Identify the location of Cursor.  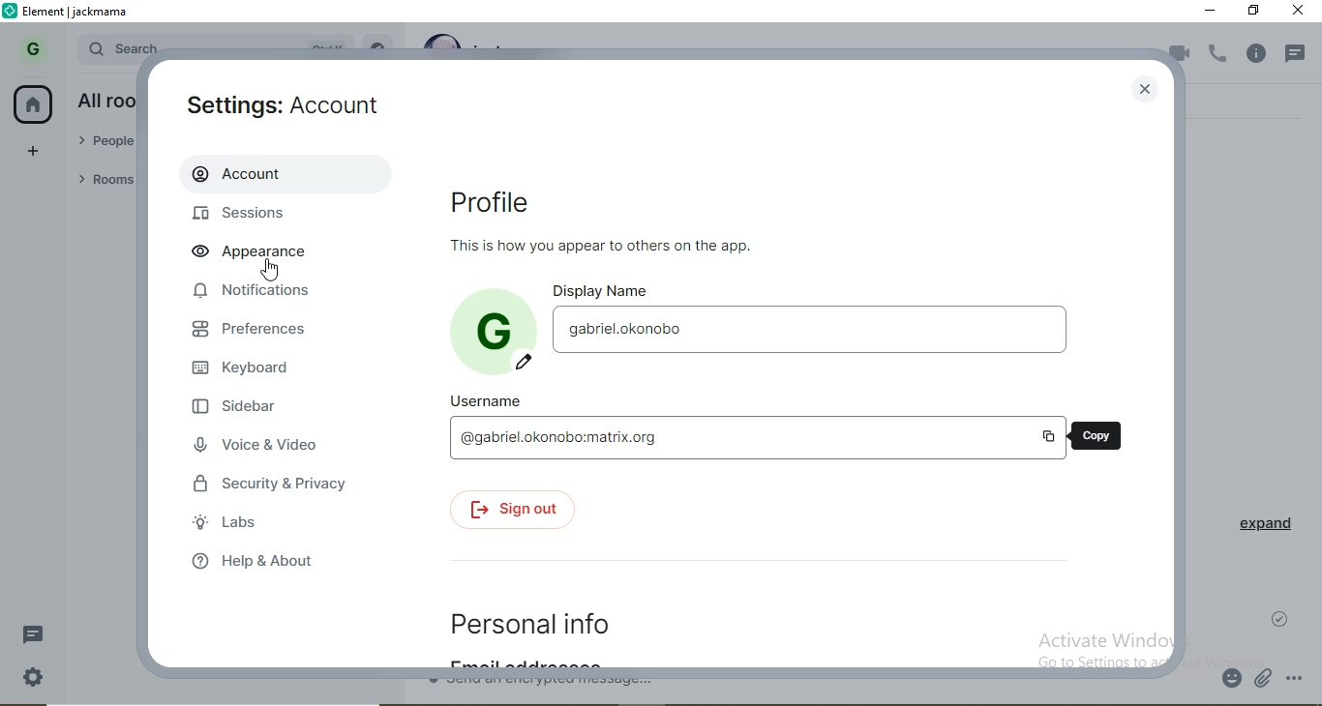
(268, 272).